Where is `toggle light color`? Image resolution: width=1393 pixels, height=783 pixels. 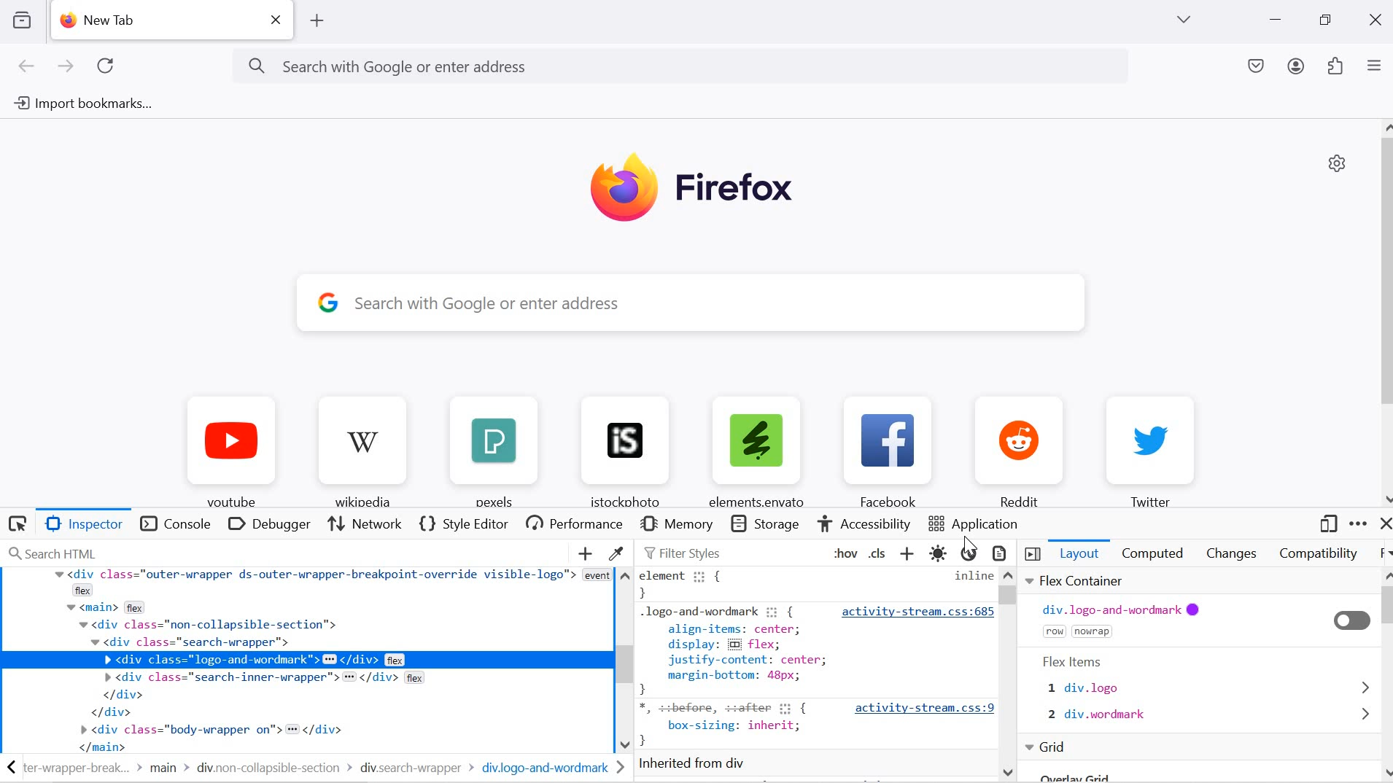 toggle light color is located at coordinates (936, 555).